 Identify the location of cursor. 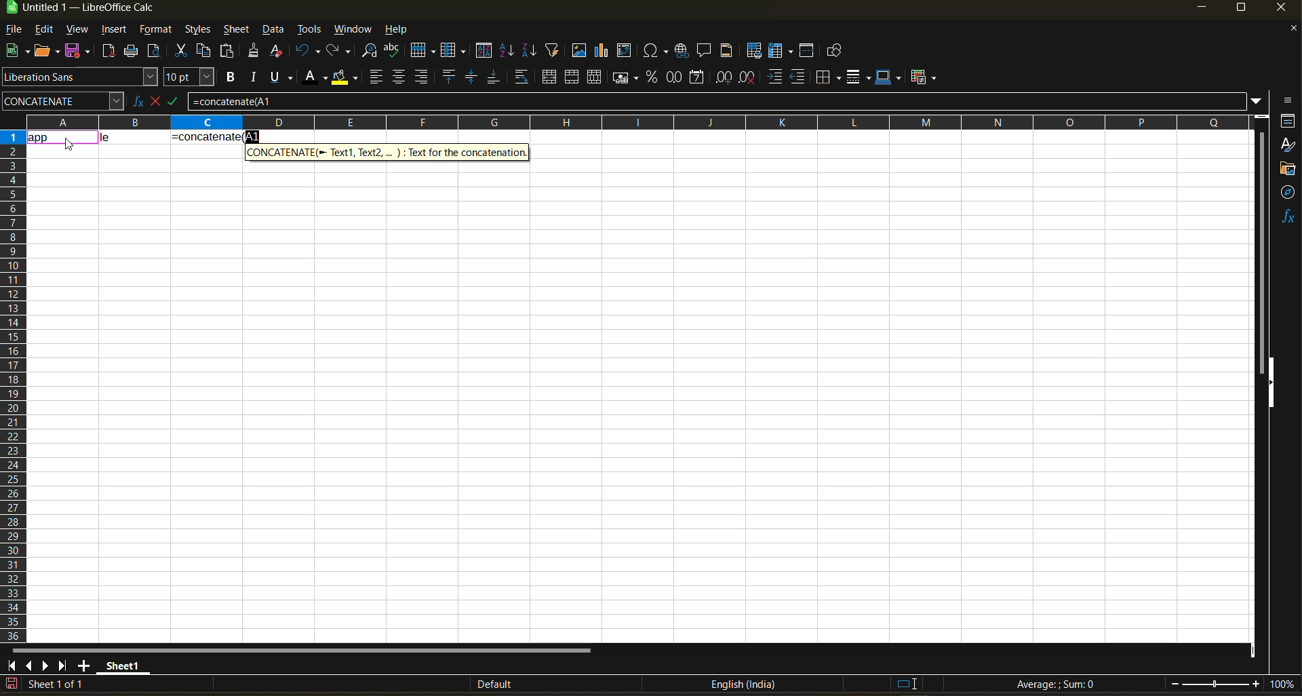
(71, 144).